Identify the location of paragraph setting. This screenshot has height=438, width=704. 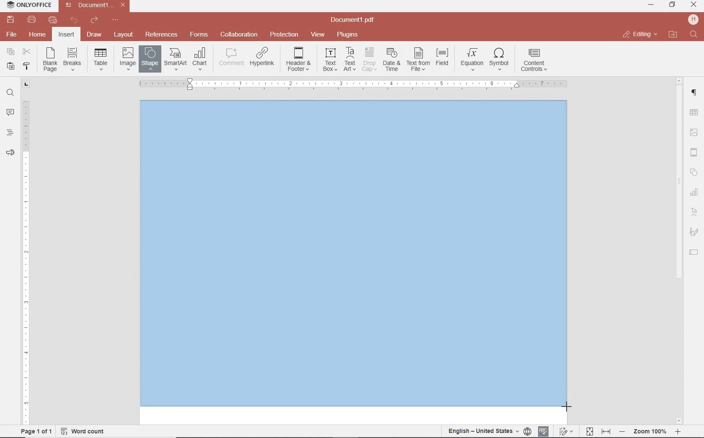
(694, 91).